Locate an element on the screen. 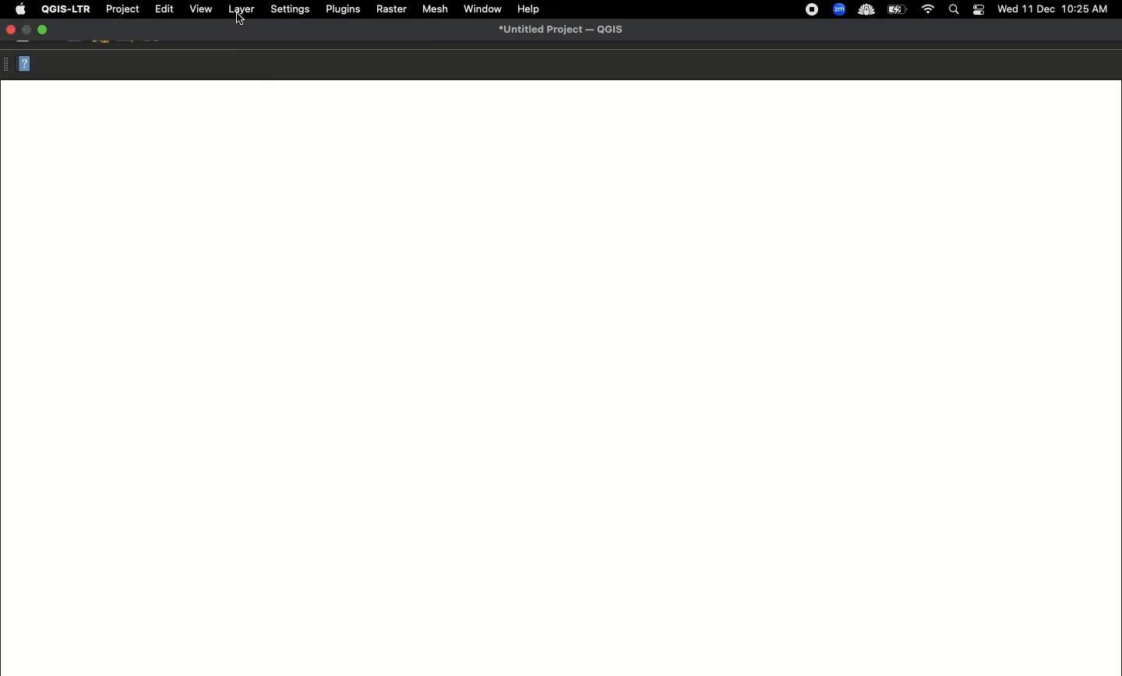 The width and height of the screenshot is (1122, 676). Notification is located at coordinates (978, 9).